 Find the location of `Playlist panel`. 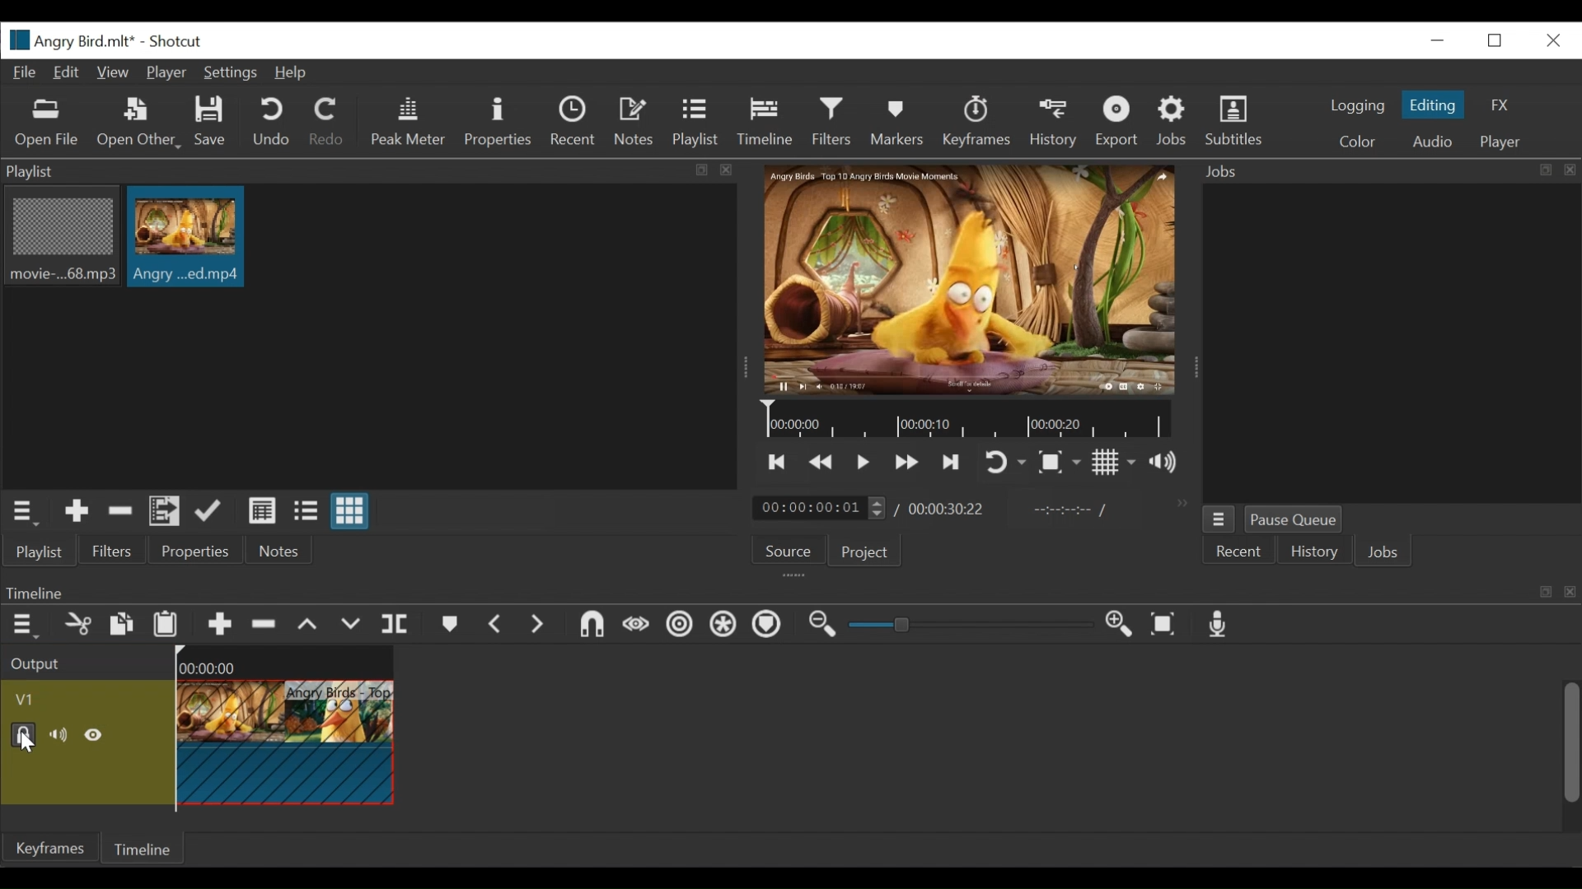

Playlist panel is located at coordinates (372, 172).